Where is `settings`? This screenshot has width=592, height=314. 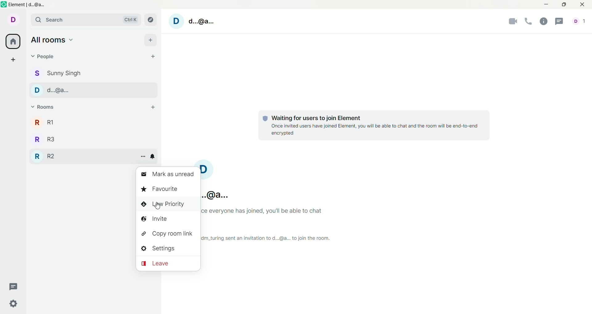 settings is located at coordinates (160, 249).